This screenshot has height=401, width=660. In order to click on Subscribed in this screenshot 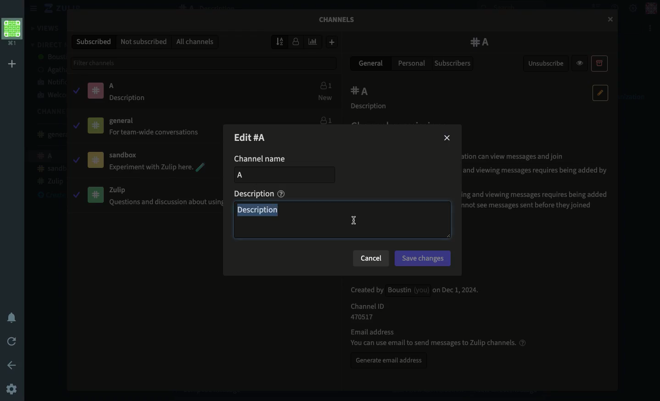, I will do `click(95, 42)`.